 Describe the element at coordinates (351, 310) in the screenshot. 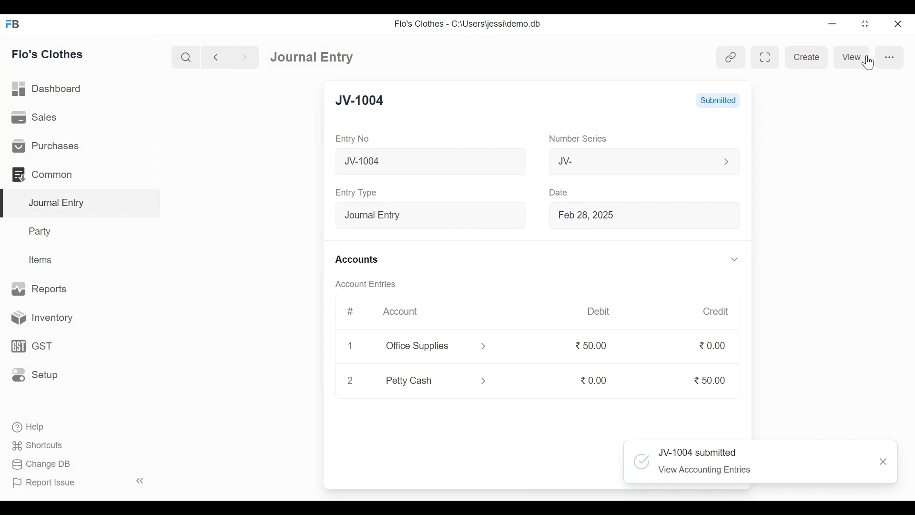

I see `#` at that location.